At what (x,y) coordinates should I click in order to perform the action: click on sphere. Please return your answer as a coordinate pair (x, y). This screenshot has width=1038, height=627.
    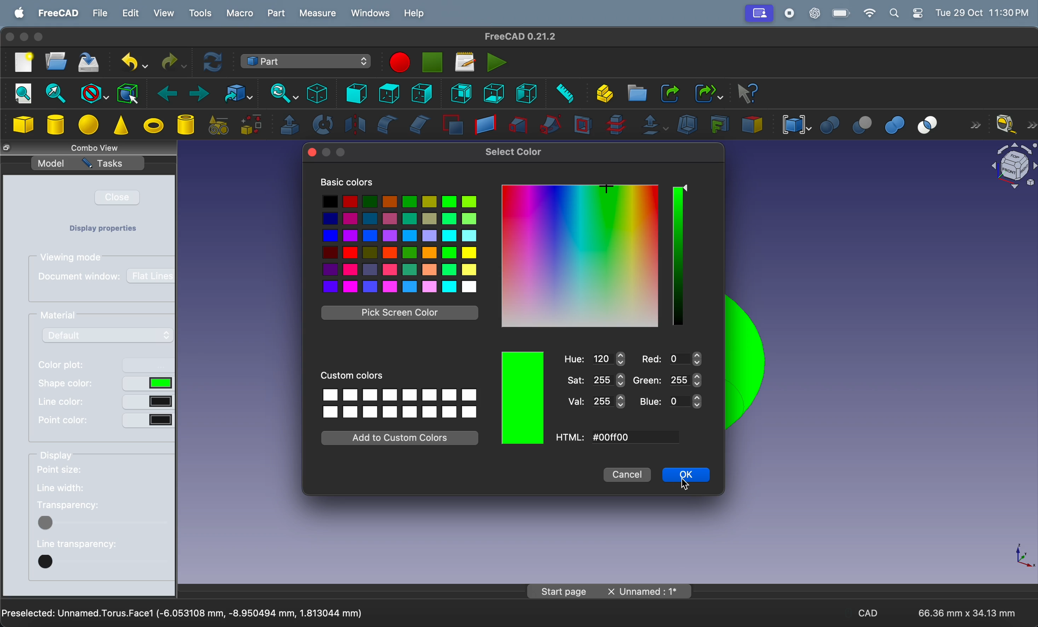
    Looking at the image, I should click on (88, 125).